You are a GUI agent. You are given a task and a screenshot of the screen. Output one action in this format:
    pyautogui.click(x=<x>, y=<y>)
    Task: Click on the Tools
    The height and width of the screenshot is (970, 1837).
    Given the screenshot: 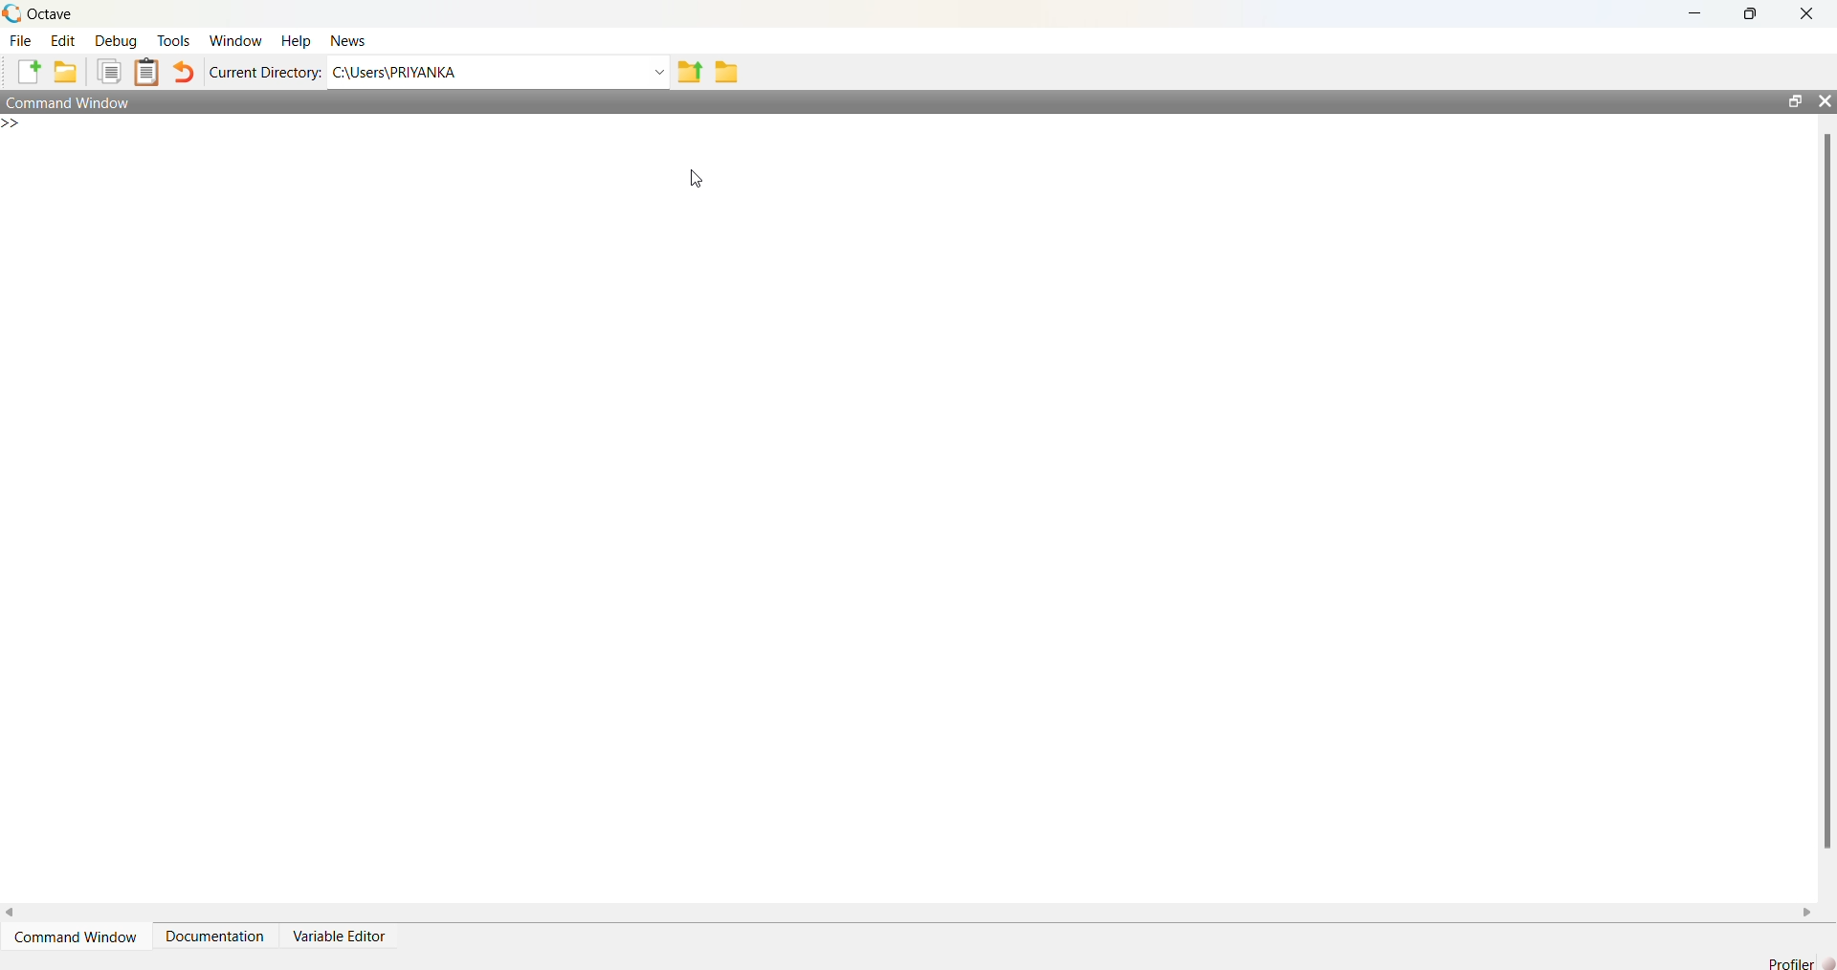 What is the action you would take?
    pyautogui.click(x=173, y=39)
    